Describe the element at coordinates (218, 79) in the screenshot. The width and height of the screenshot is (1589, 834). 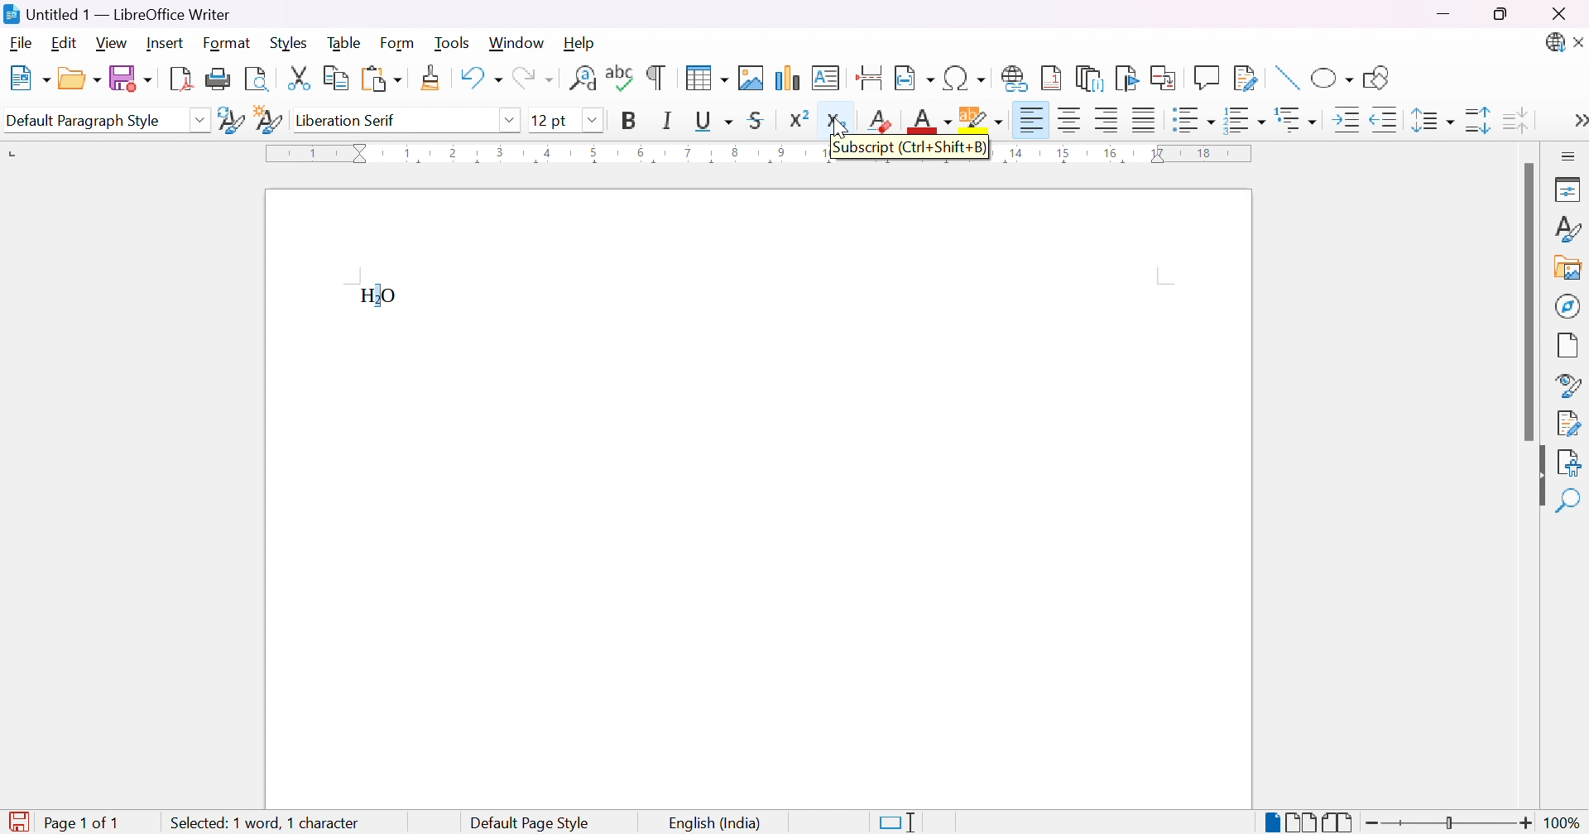
I see `Print` at that location.